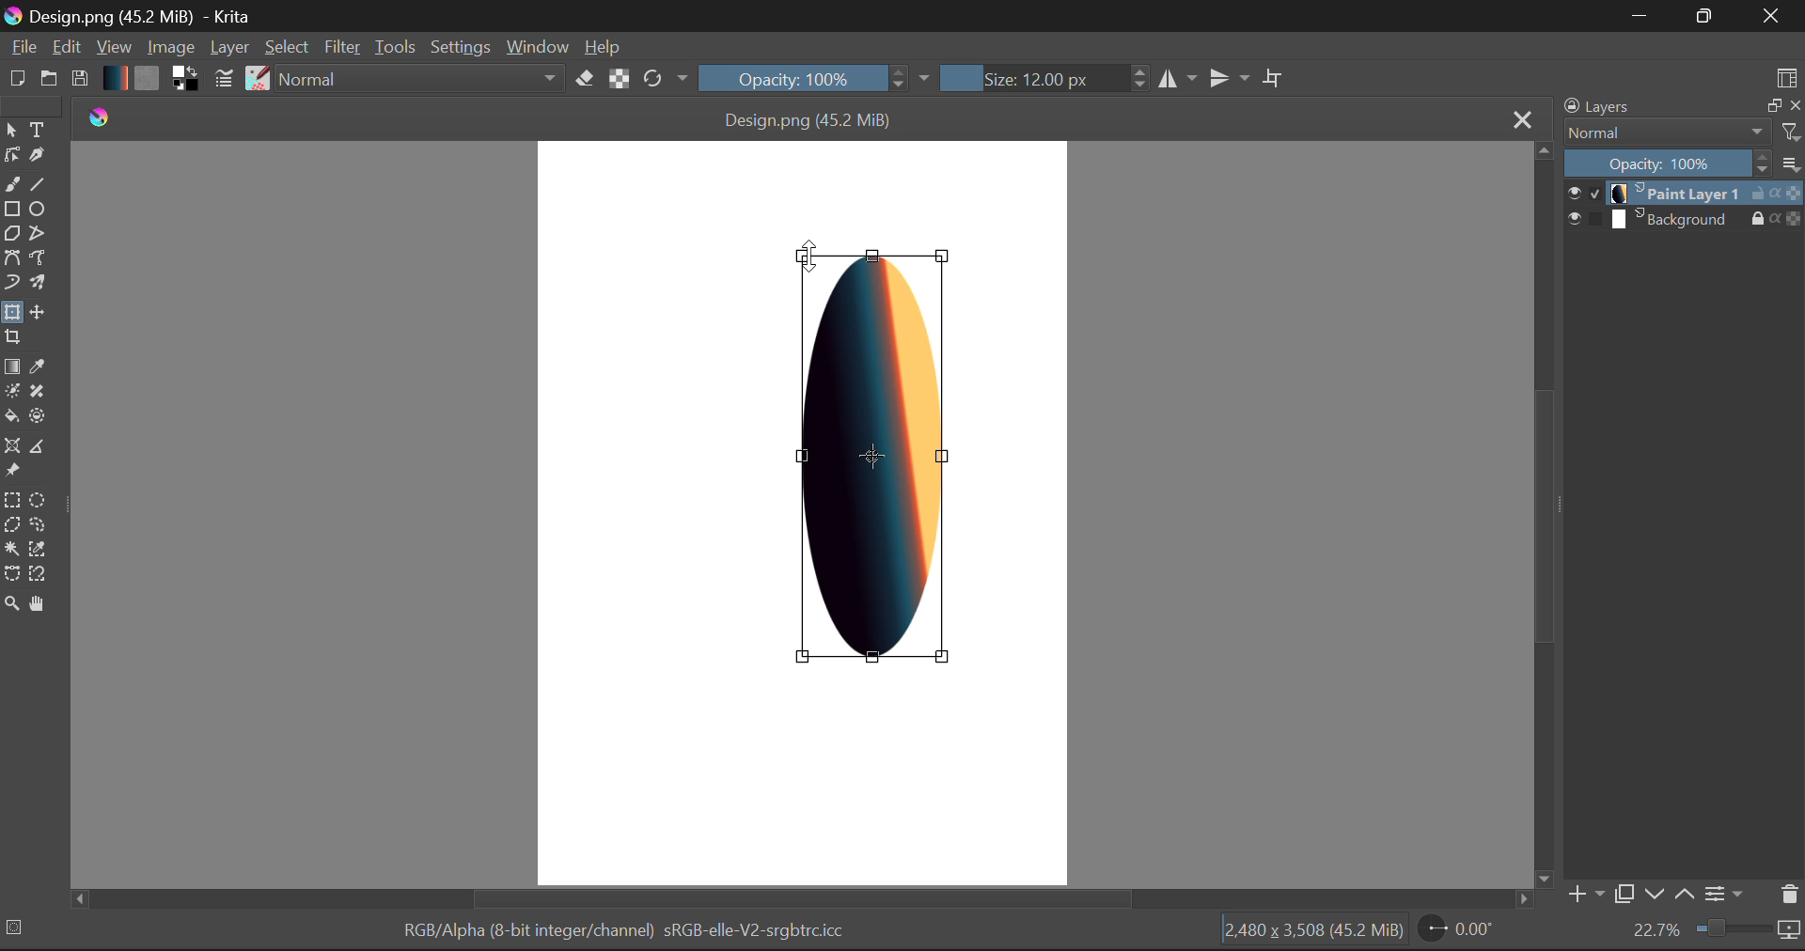 Image resolution: width=1805 pixels, height=951 pixels. I want to click on Copy Layer, so click(1623, 894).